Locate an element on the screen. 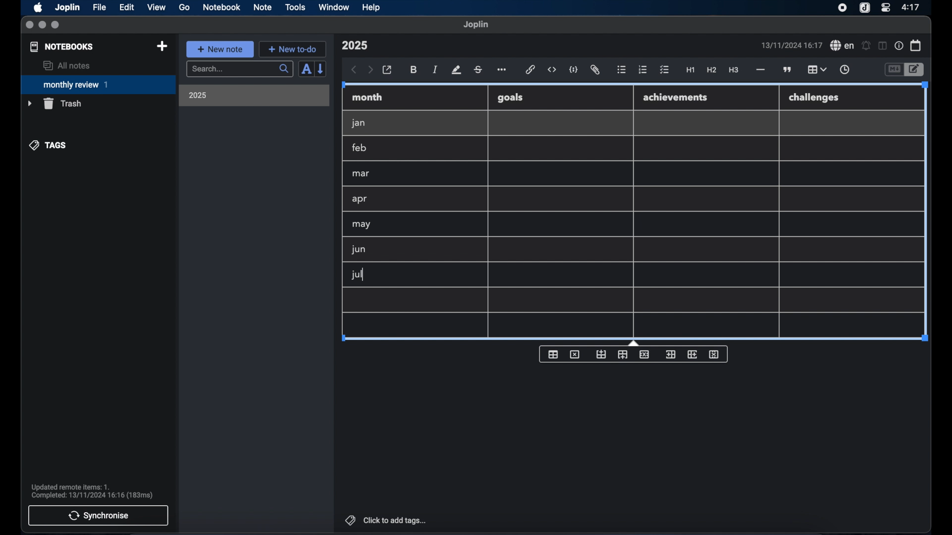 The height and width of the screenshot is (535, 952). sort order field is located at coordinates (306, 69).